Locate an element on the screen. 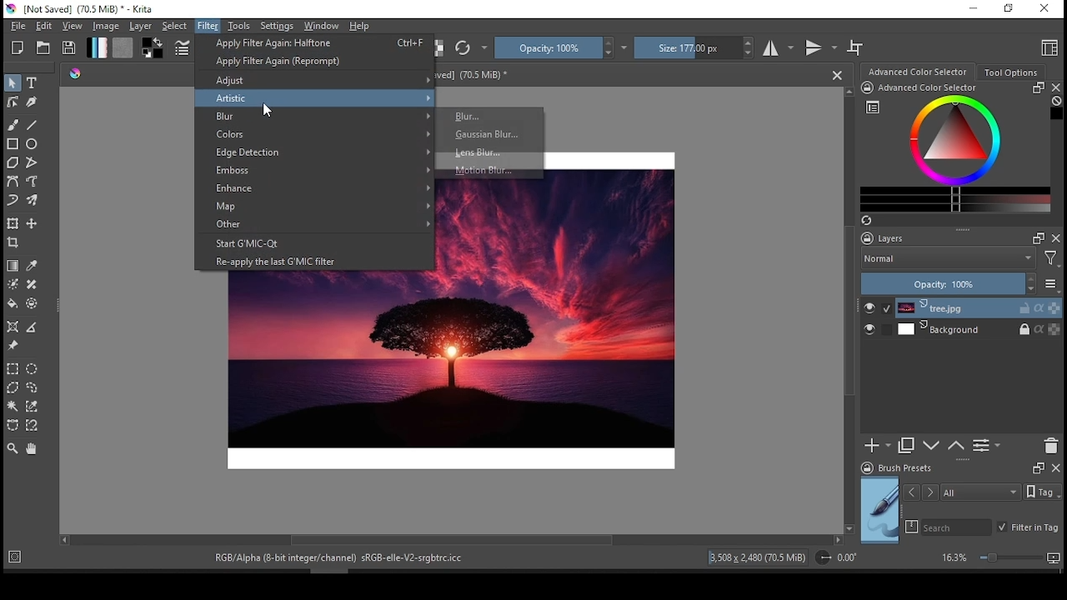 The height and width of the screenshot is (600, 1067). edit brush settings is located at coordinates (183, 47).